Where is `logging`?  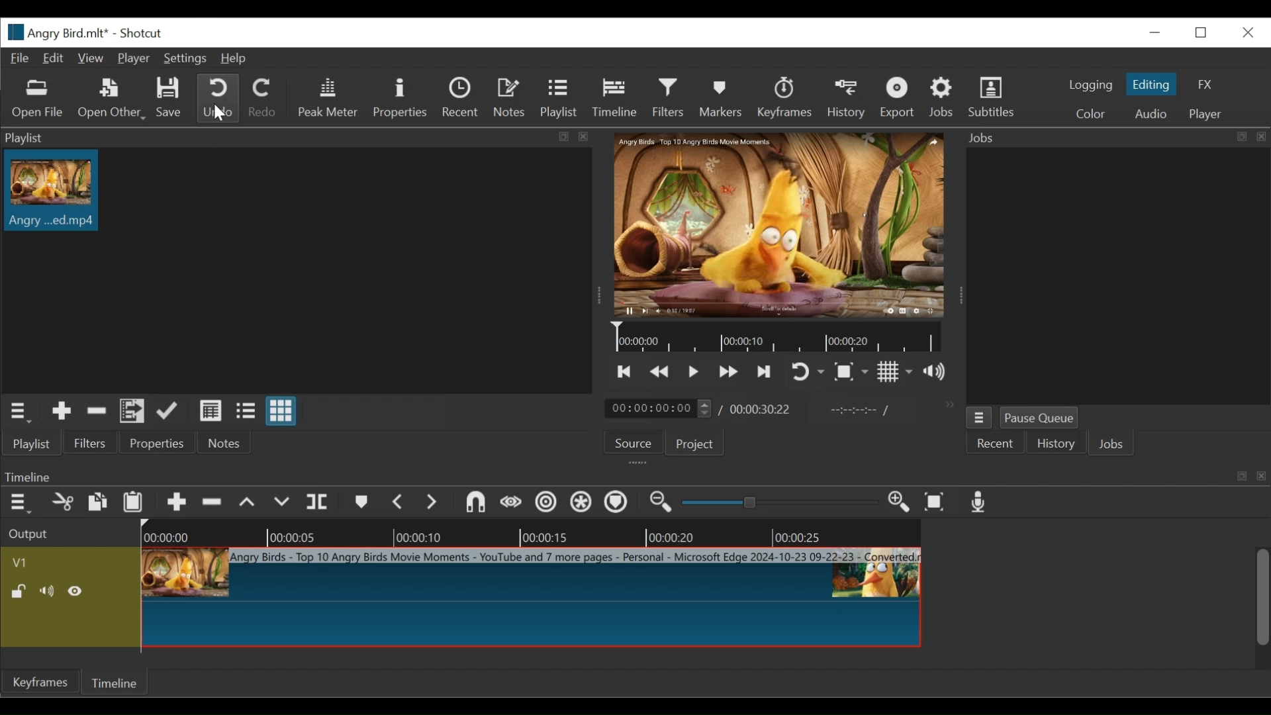
logging is located at coordinates (1091, 85).